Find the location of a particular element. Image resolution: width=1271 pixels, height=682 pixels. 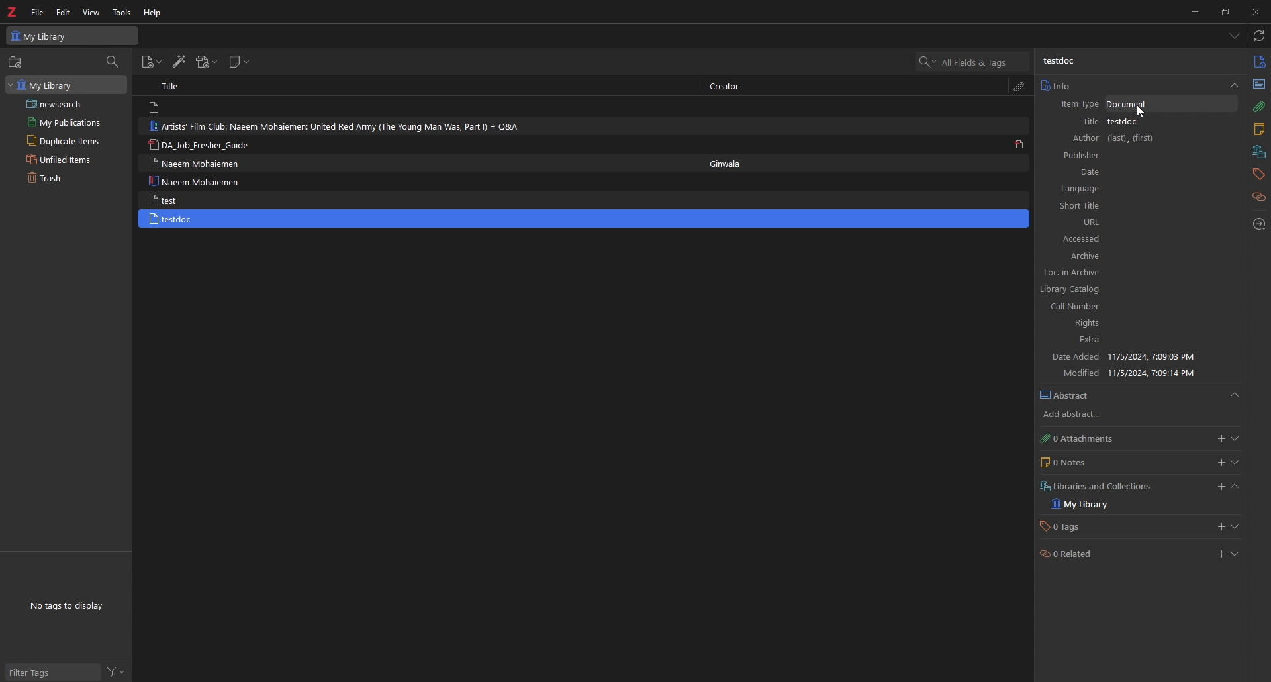

show is located at coordinates (1235, 526).